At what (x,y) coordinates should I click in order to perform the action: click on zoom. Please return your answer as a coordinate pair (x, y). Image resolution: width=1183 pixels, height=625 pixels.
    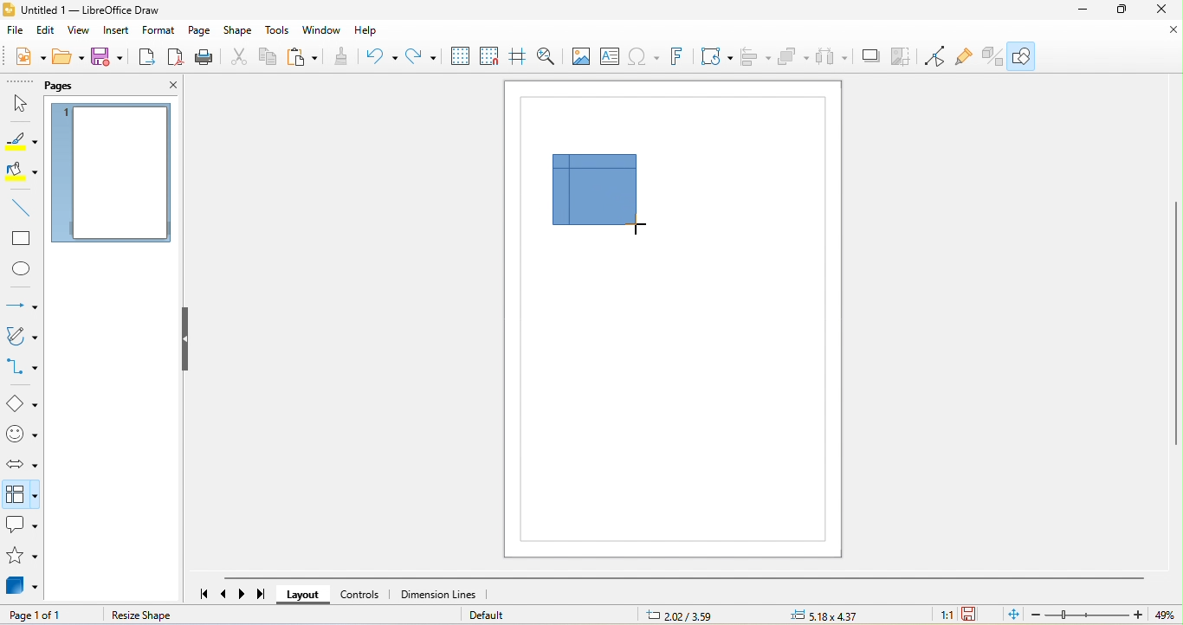
    Looking at the image, I should click on (1087, 614).